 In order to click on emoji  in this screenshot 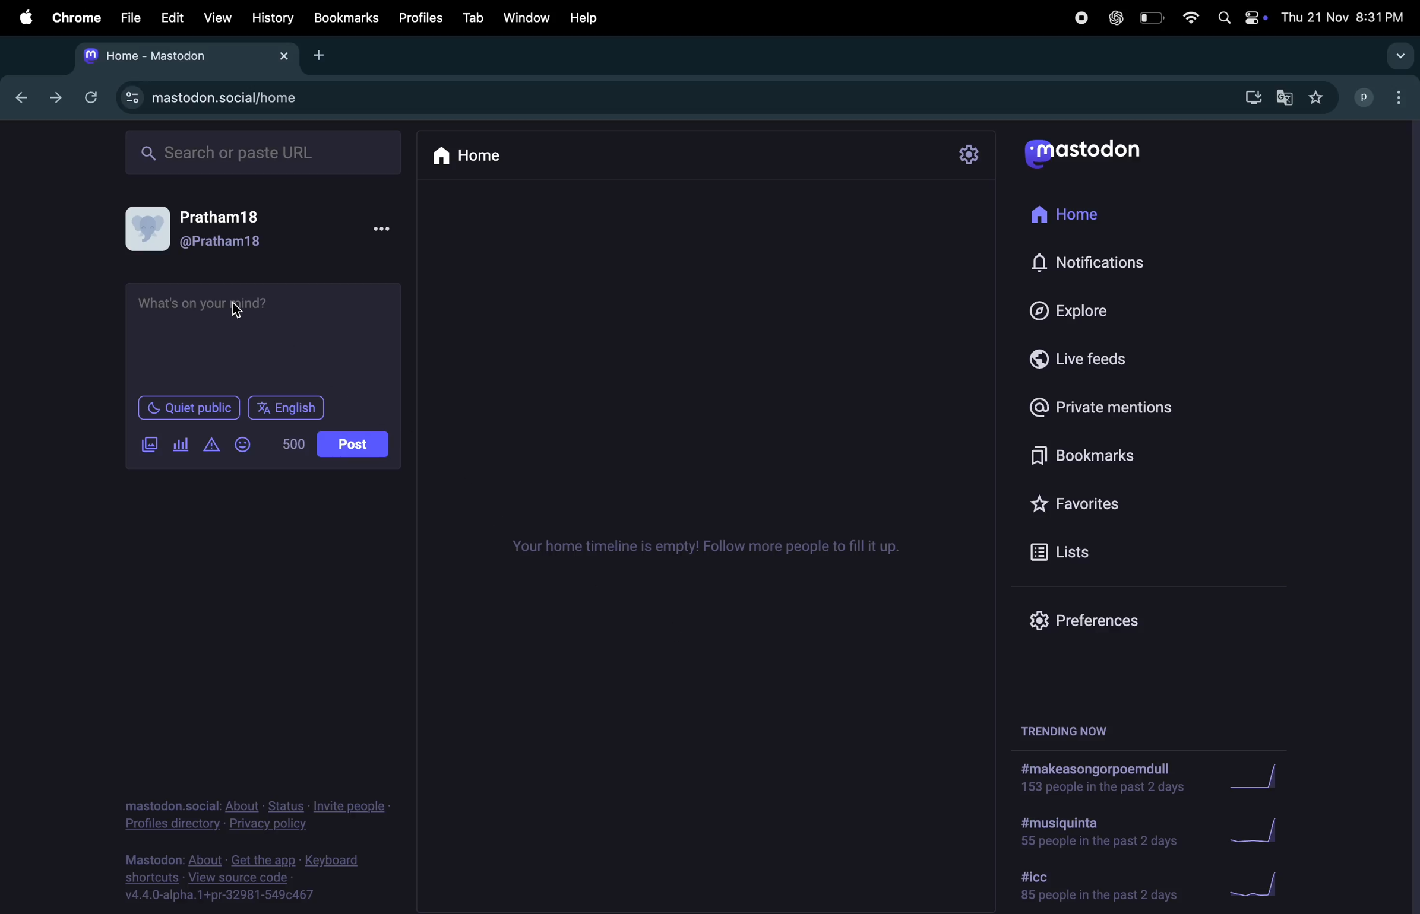, I will do `click(245, 444)`.